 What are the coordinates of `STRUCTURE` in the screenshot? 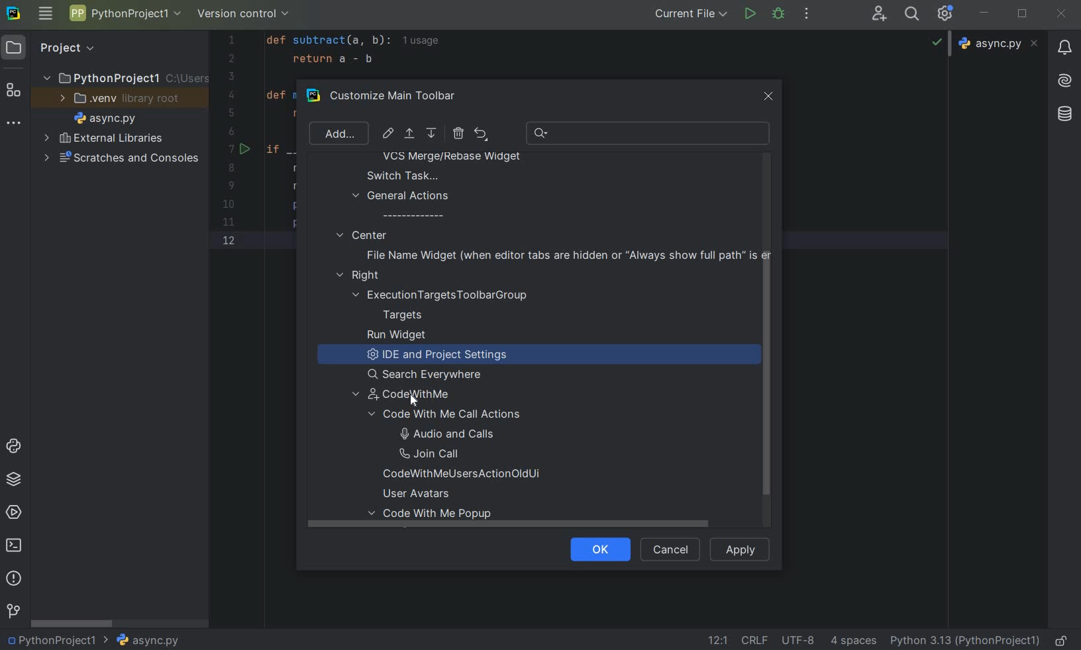 It's located at (15, 92).